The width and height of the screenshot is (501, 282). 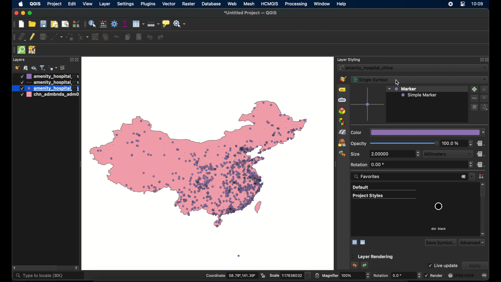 I want to click on symbology, so click(x=344, y=79).